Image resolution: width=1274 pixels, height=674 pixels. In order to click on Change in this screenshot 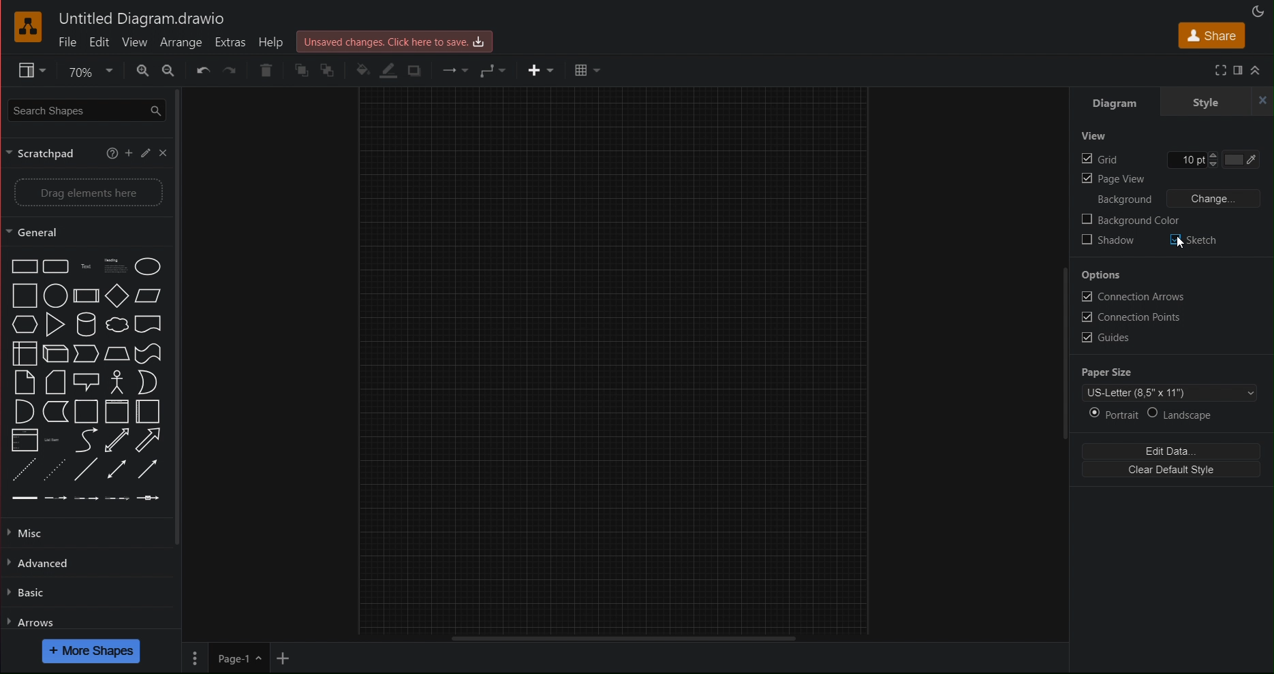, I will do `click(1220, 197)`.